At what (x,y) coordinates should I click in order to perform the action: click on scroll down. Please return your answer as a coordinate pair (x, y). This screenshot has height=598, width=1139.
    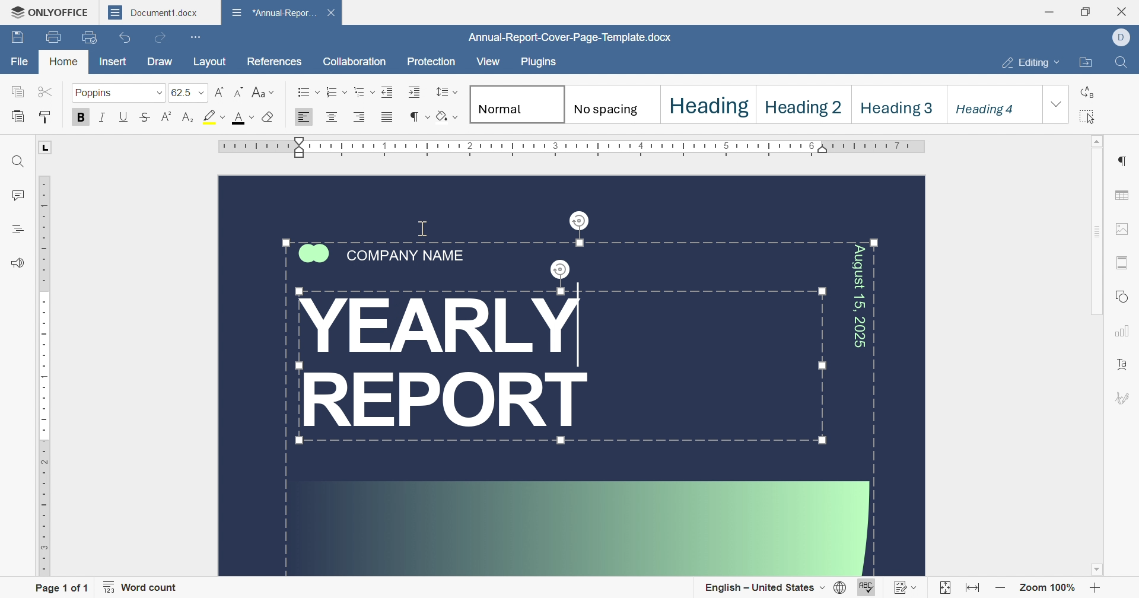
    Looking at the image, I should click on (1100, 574).